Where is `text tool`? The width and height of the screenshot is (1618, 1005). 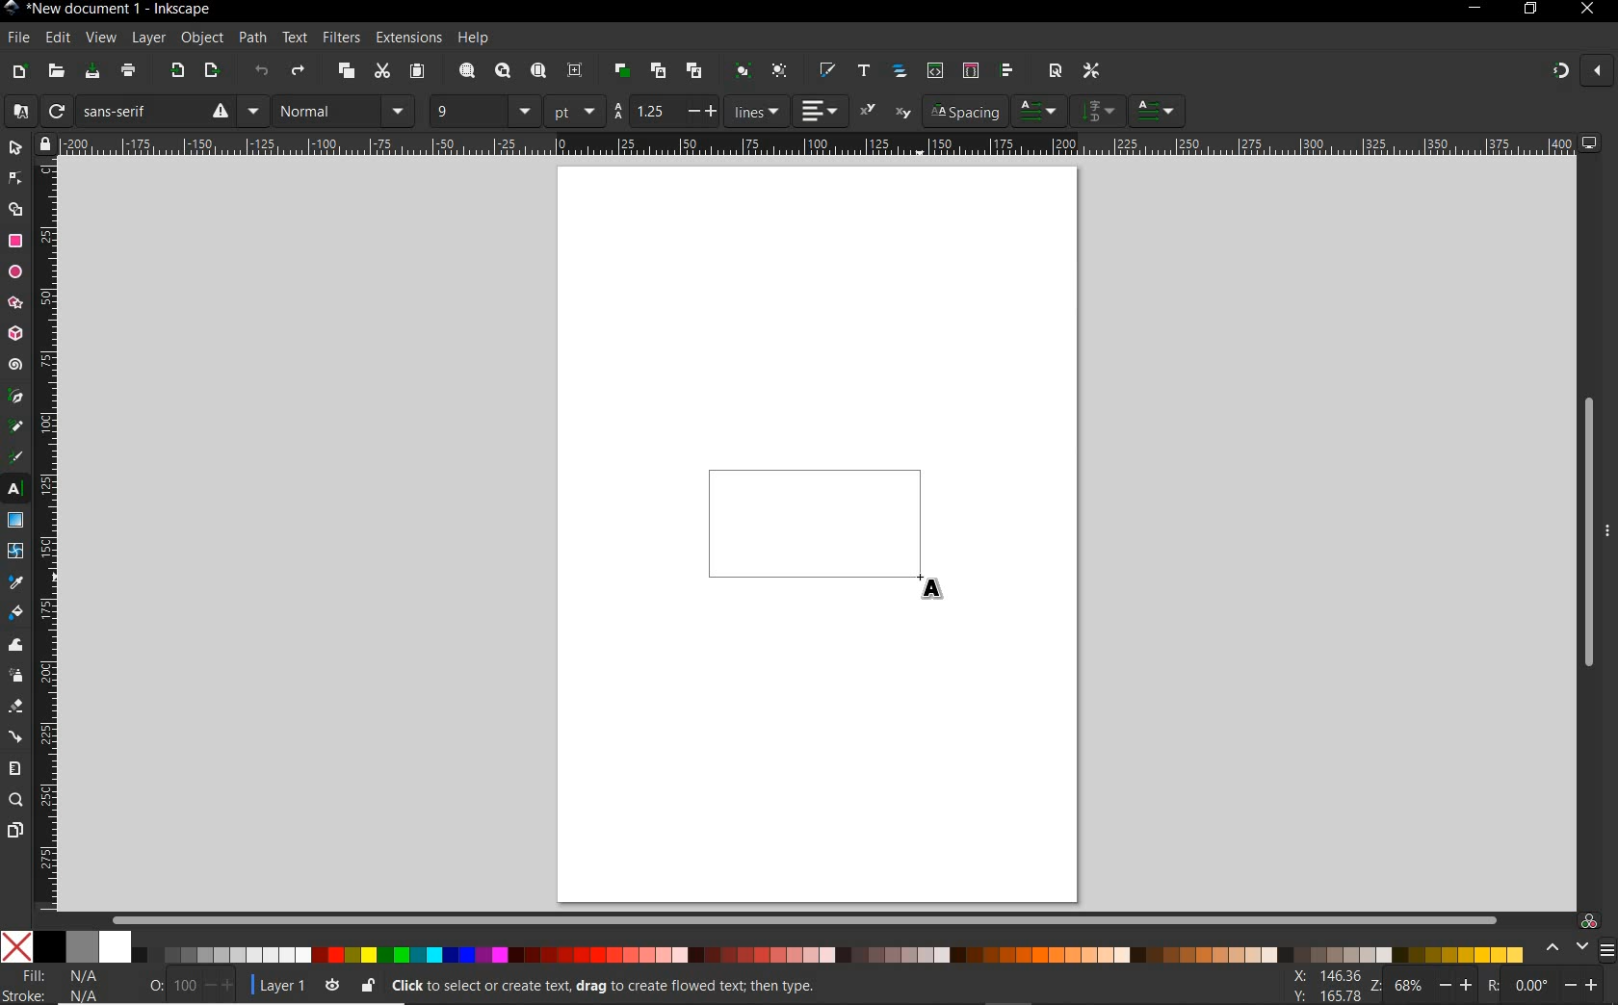
text tool is located at coordinates (15, 490).